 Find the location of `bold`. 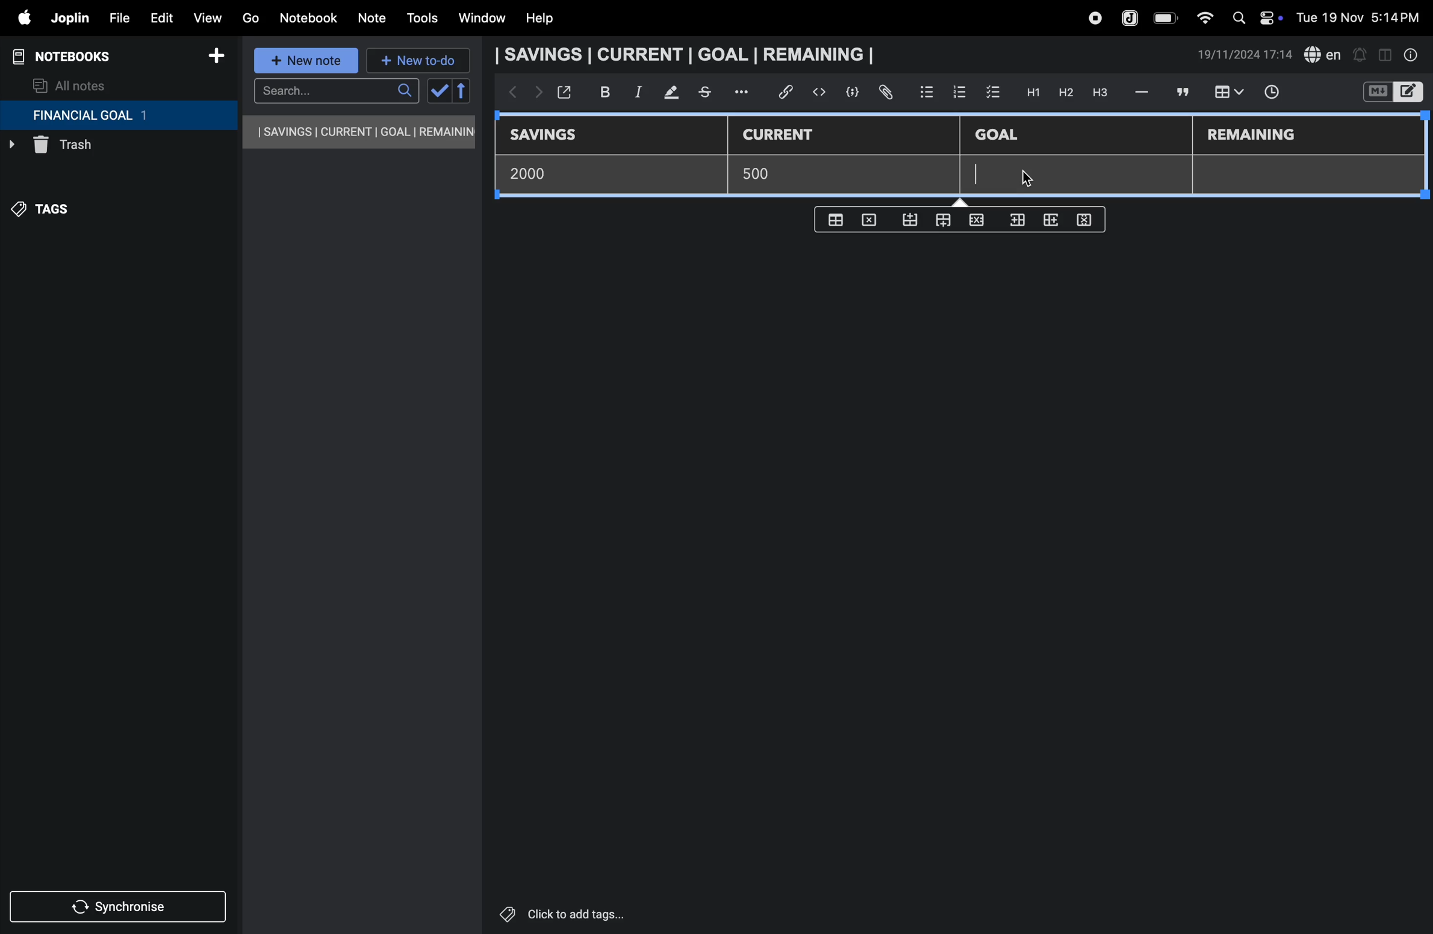

bold is located at coordinates (598, 91).